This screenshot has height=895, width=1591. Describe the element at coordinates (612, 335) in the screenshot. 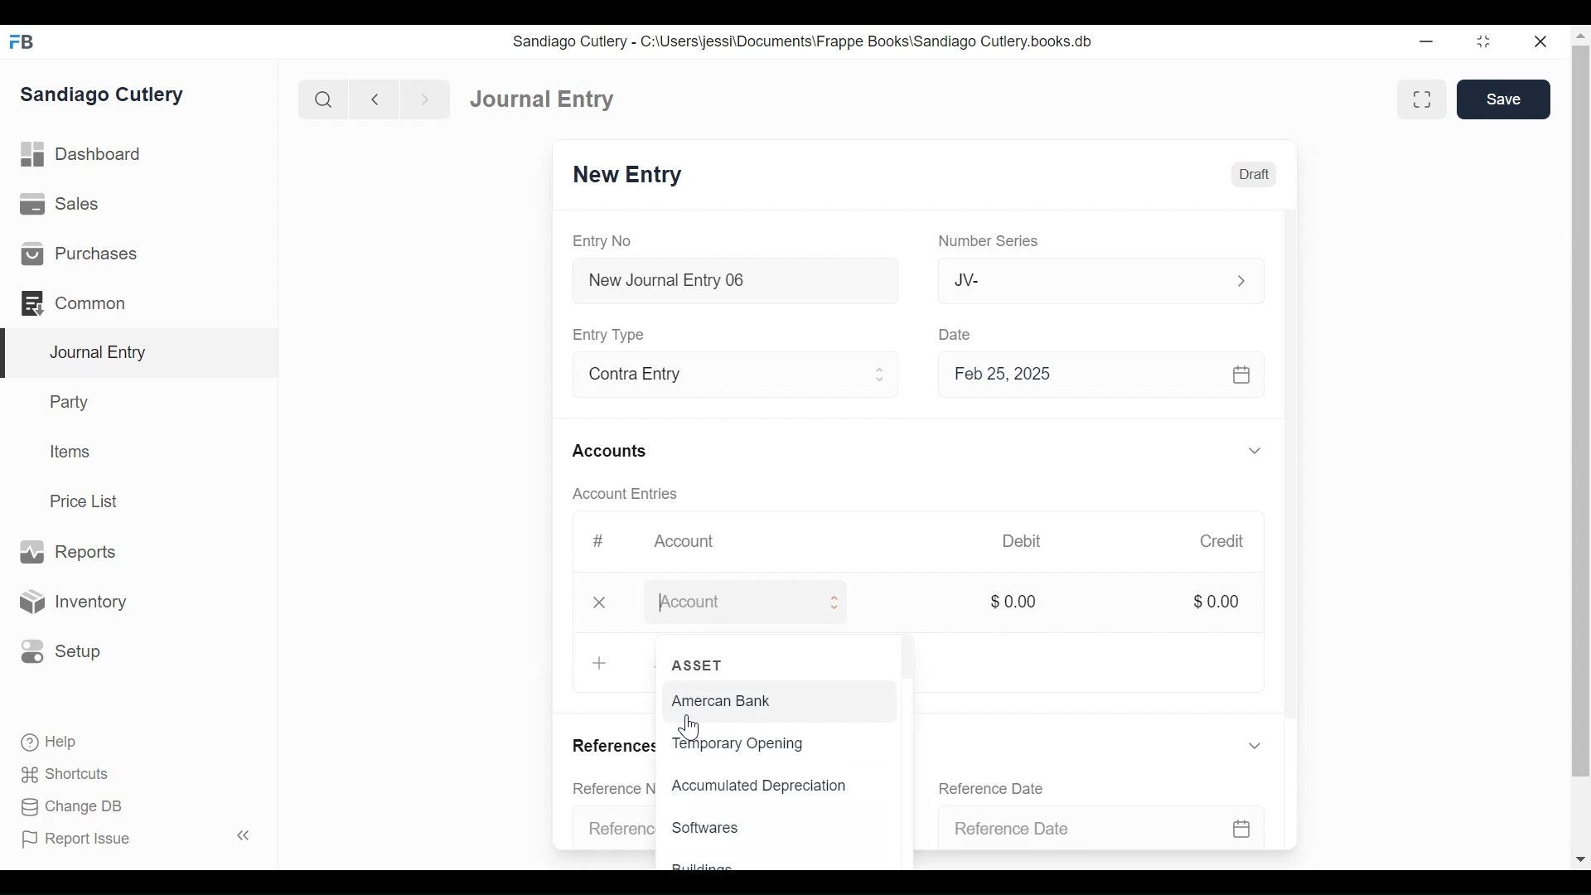

I see `Entry Type` at that location.